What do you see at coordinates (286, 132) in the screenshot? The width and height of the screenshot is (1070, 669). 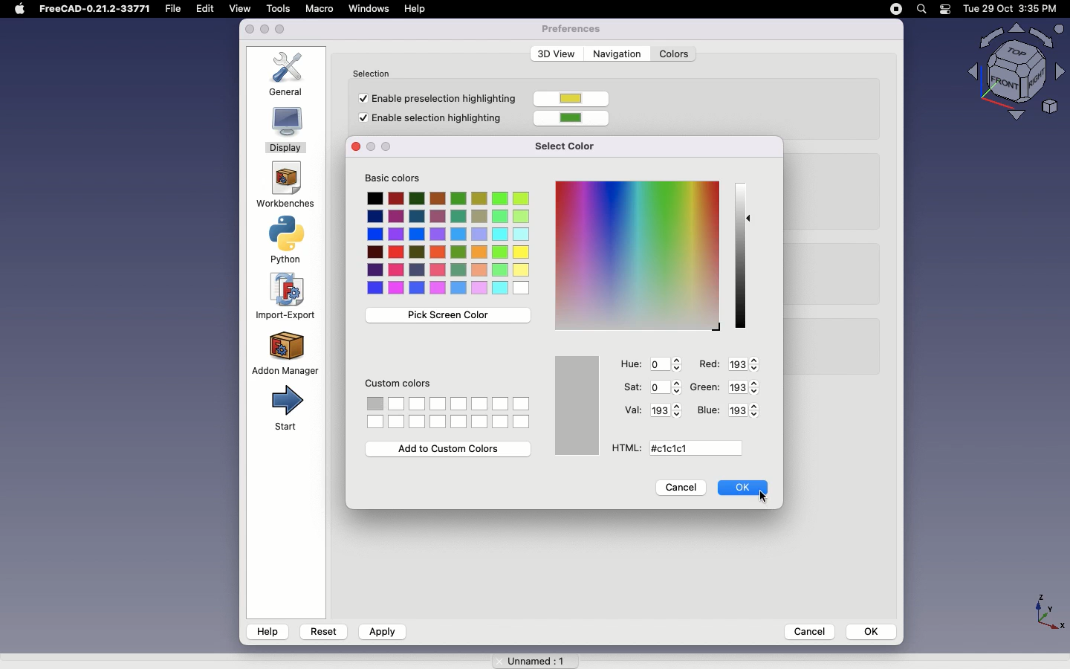 I see `Display ` at bounding box center [286, 132].